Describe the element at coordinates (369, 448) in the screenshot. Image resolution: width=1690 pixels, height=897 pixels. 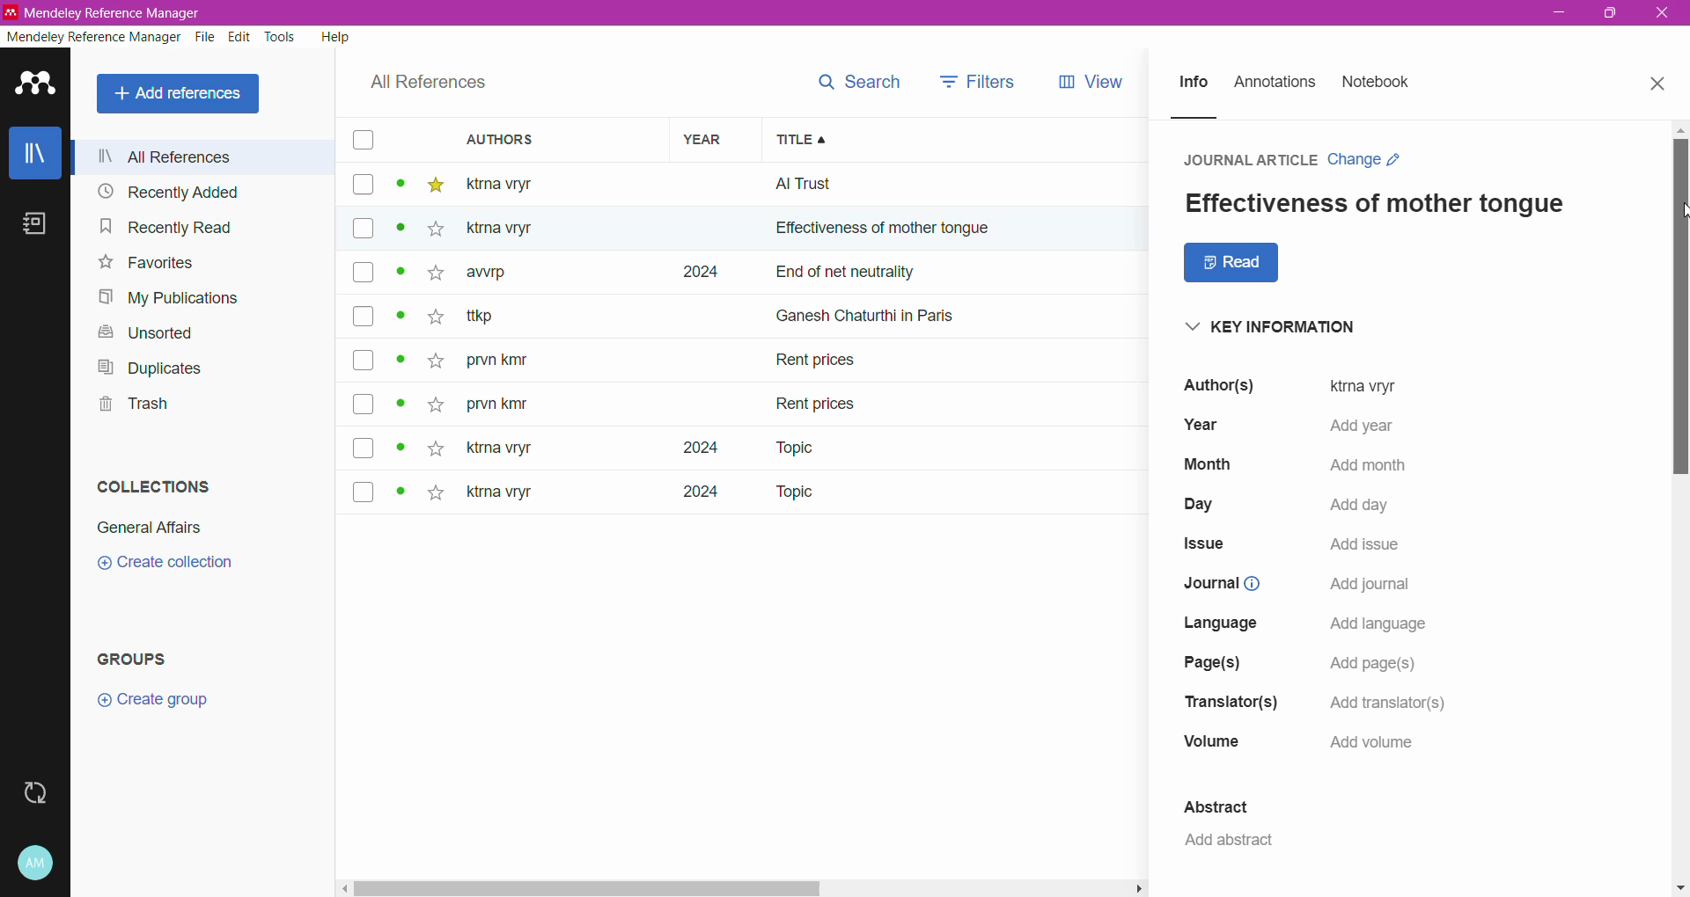
I see `box` at that location.